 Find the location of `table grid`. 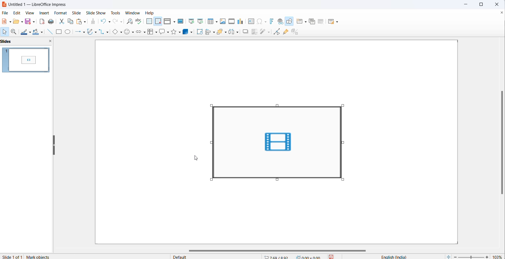

table grid is located at coordinates (216, 22).